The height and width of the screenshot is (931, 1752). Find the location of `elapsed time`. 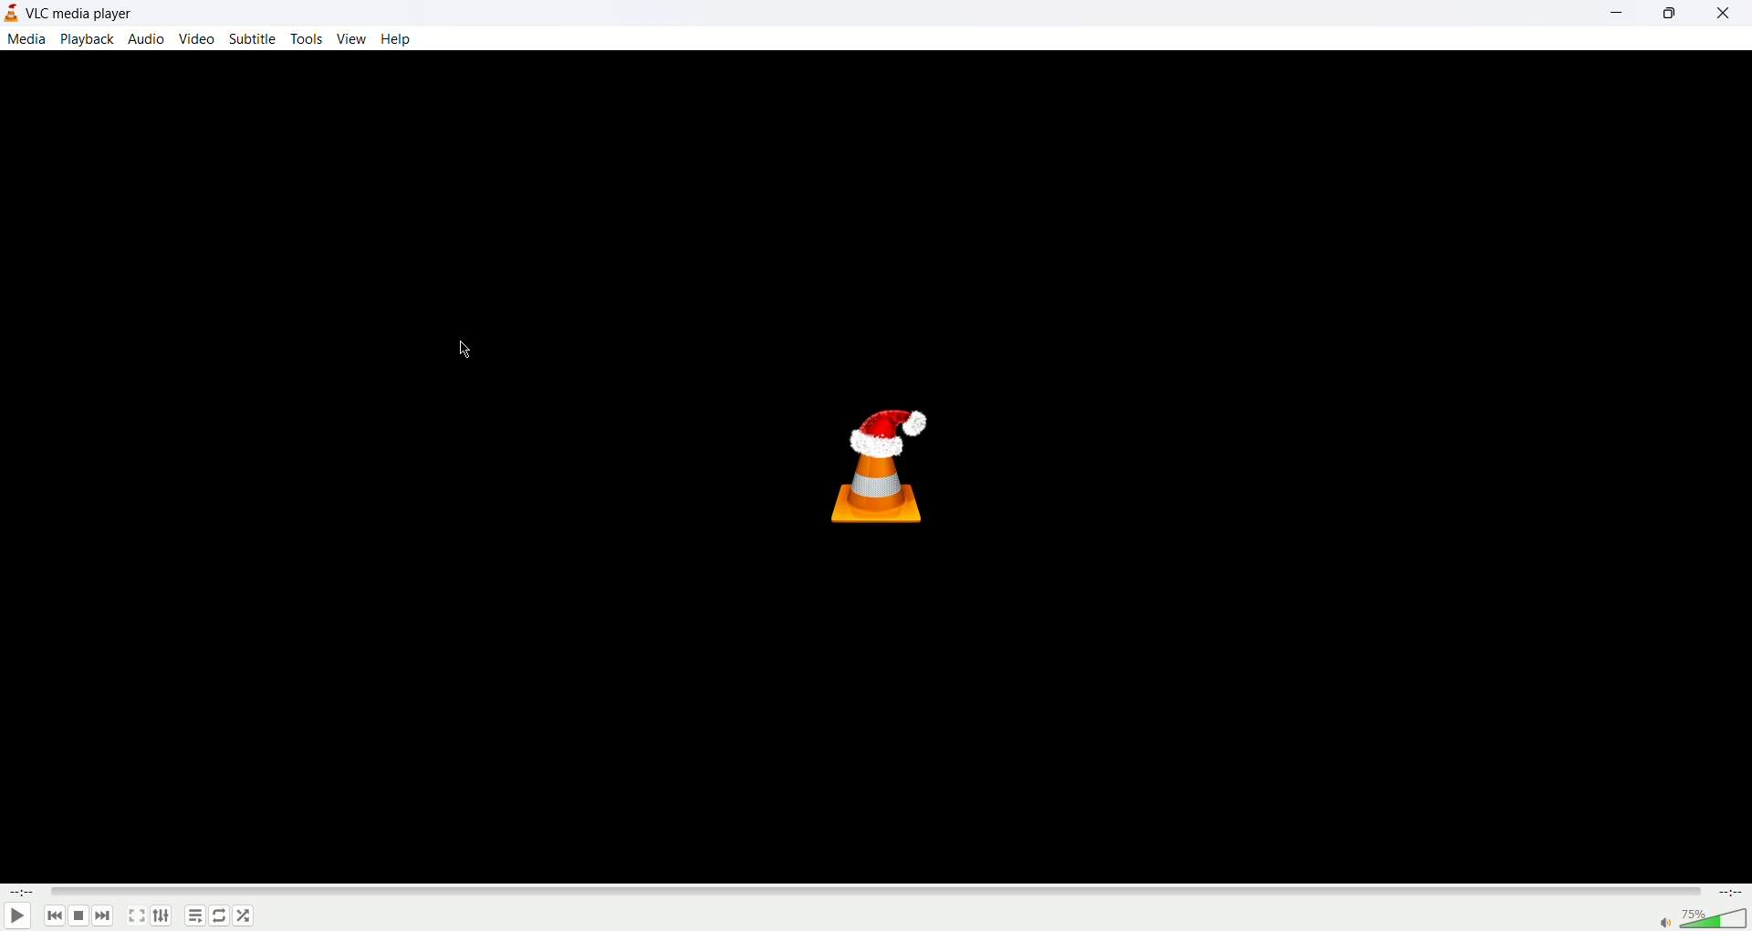

elapsed time is located at coordinates (23, 893).